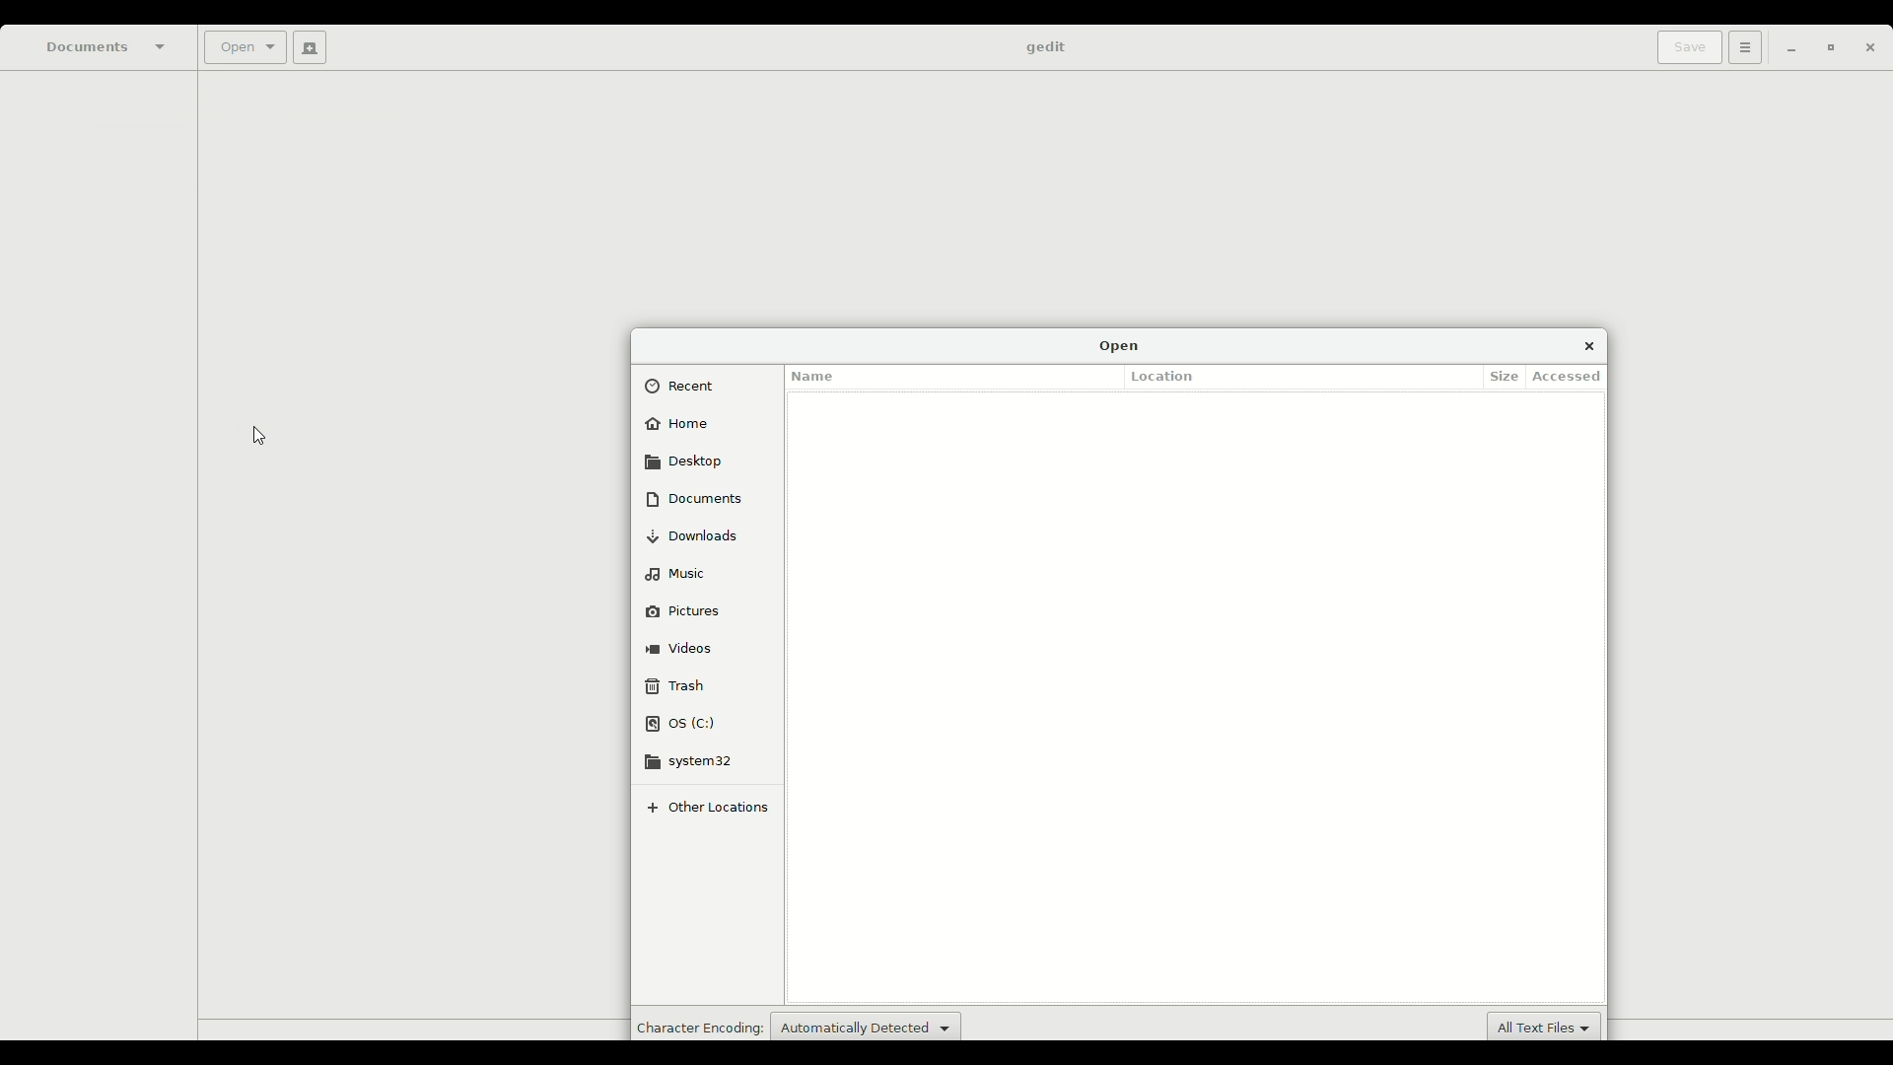 The width and height of the screenshot is (1893, 1065). Describe the element at coordinates (680, 571) in the screenshot. I see `Music` at that location.